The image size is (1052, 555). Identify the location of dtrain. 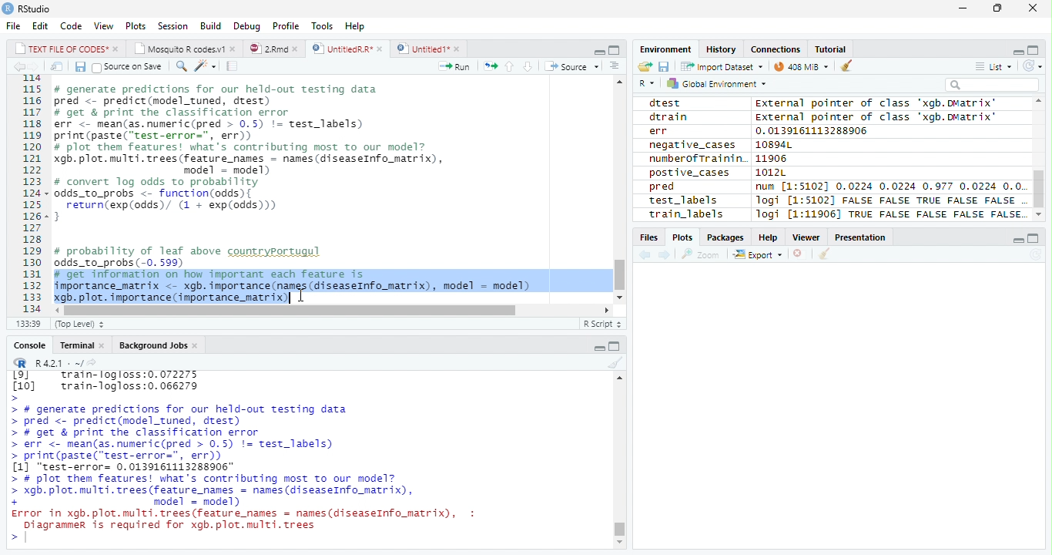
(668, 117).